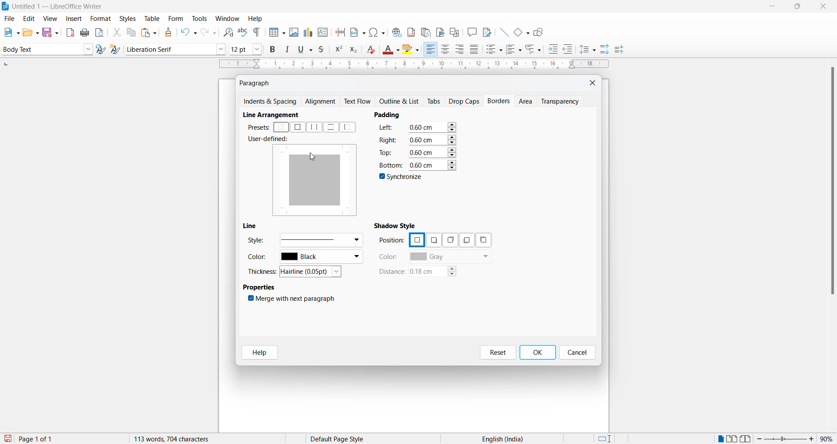 This screenshot has height=444, width=837. What do you see at coordinates (180, 439) in the screenshot?
I see `words and character count ` at bounding box center [180, 439].